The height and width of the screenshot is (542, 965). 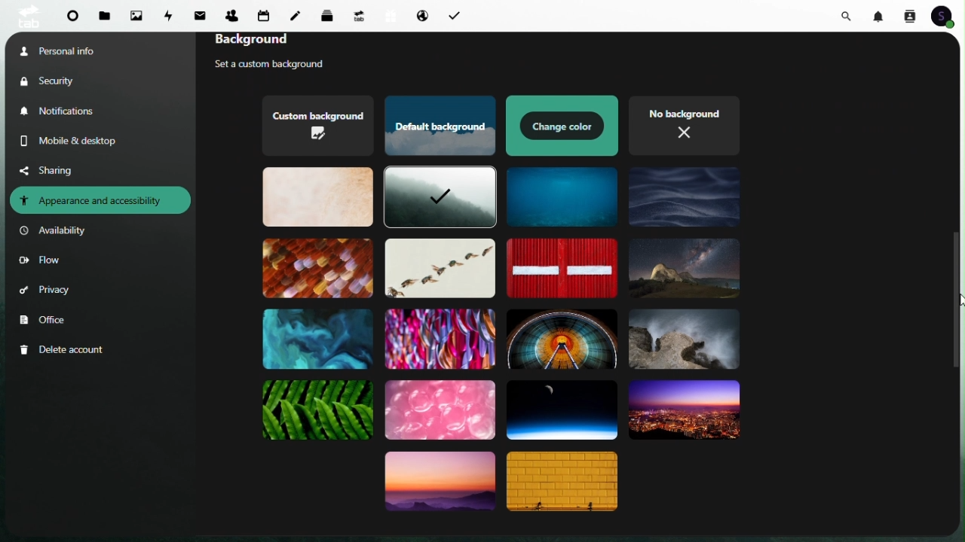 I want to click on Notes, so click(x=299, y=12).